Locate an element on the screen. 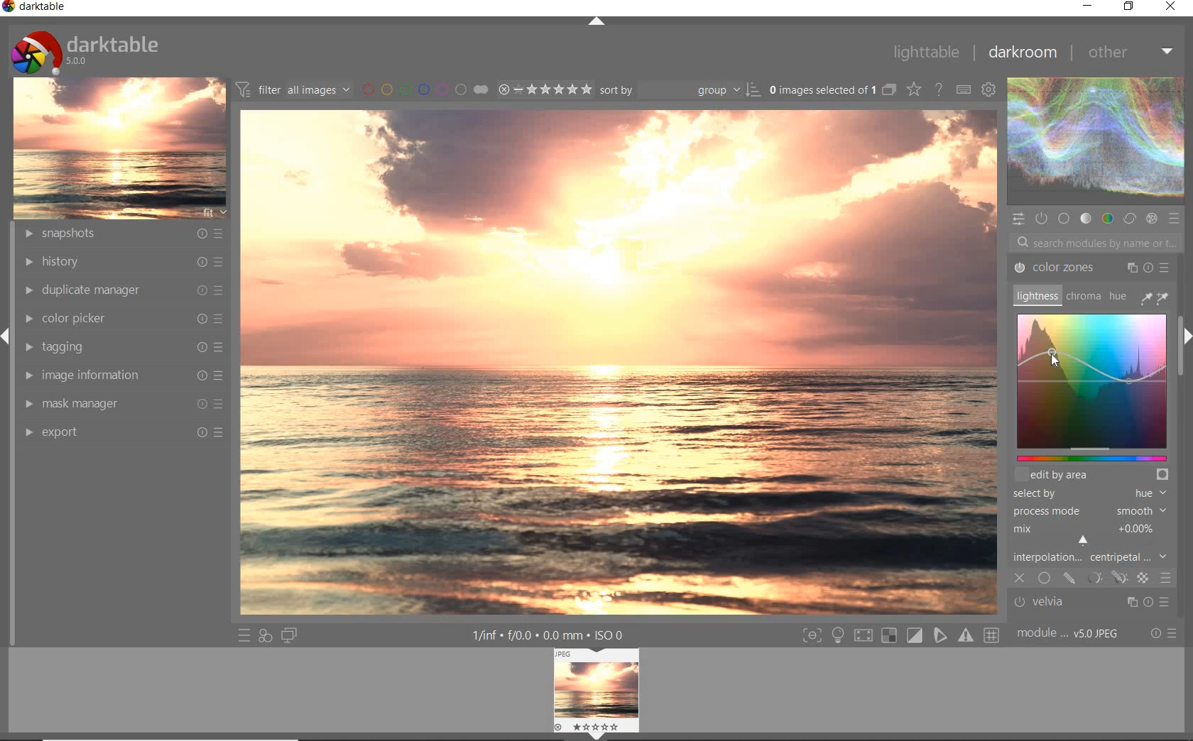 The width and height of the screenshot is (1193, 741). MASKING OPTIONS is located at coordinates (1104, 577).